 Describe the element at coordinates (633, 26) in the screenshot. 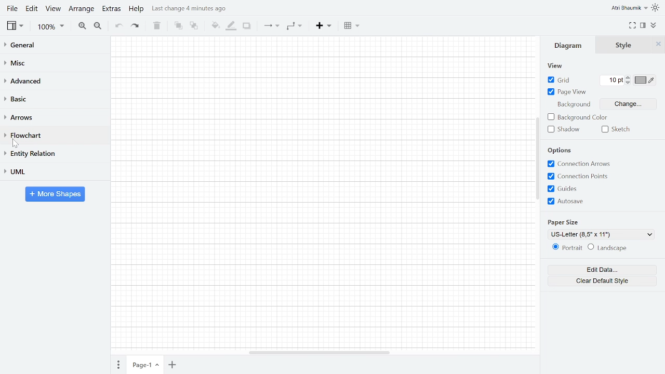

I see `Fullscreen` at that location.